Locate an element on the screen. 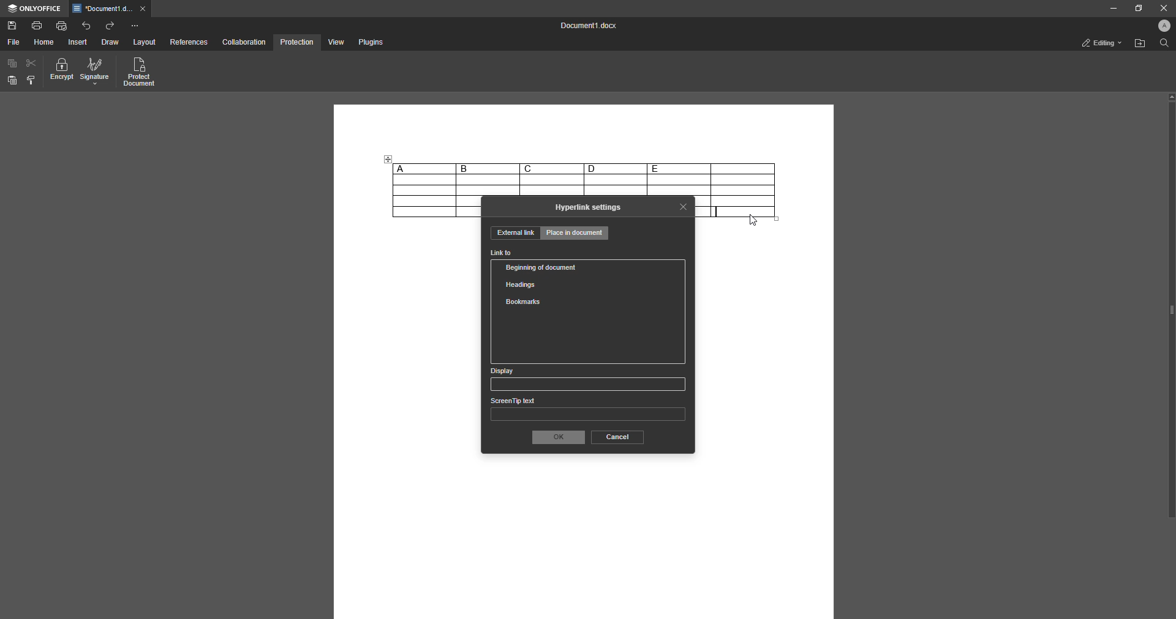 The image size is (1176, 619). B is located at coordinates (488, 169).